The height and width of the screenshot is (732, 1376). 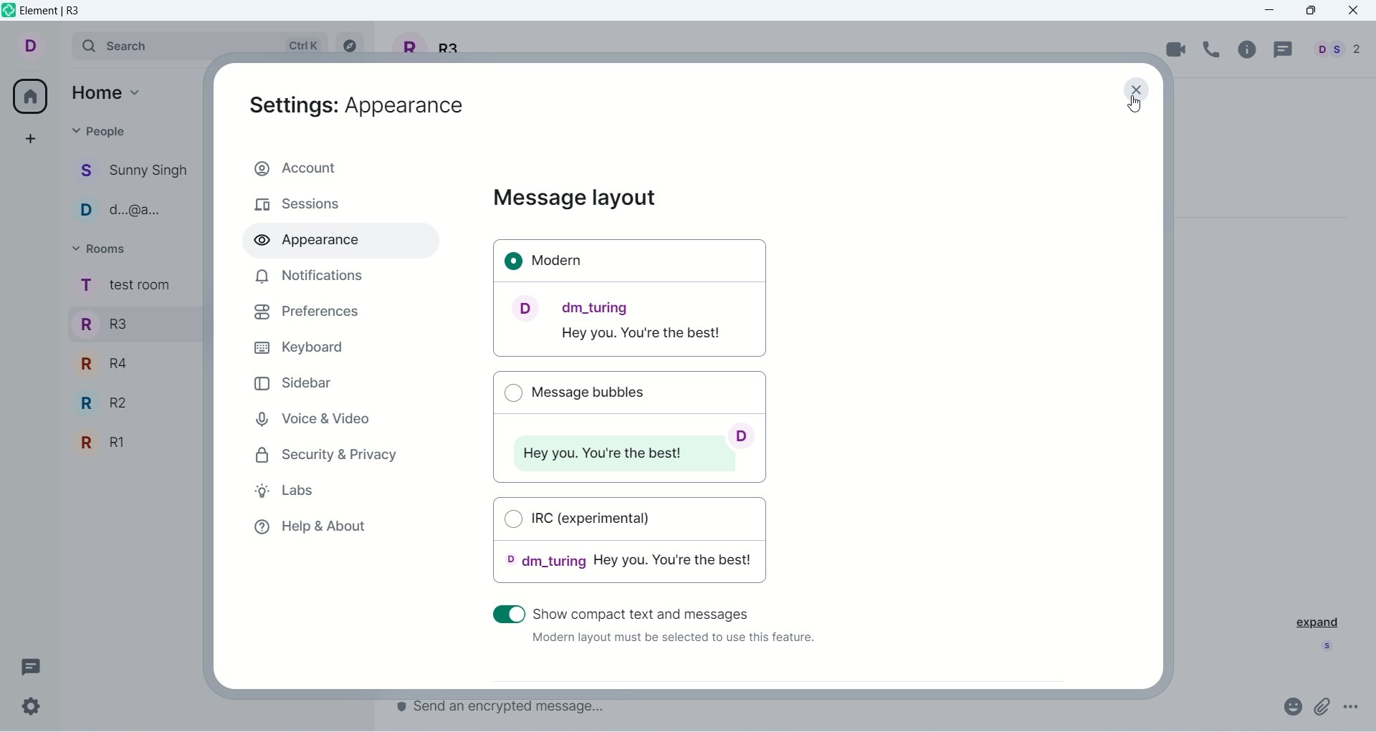 I want to click on R2, so click(x=136, y=403).